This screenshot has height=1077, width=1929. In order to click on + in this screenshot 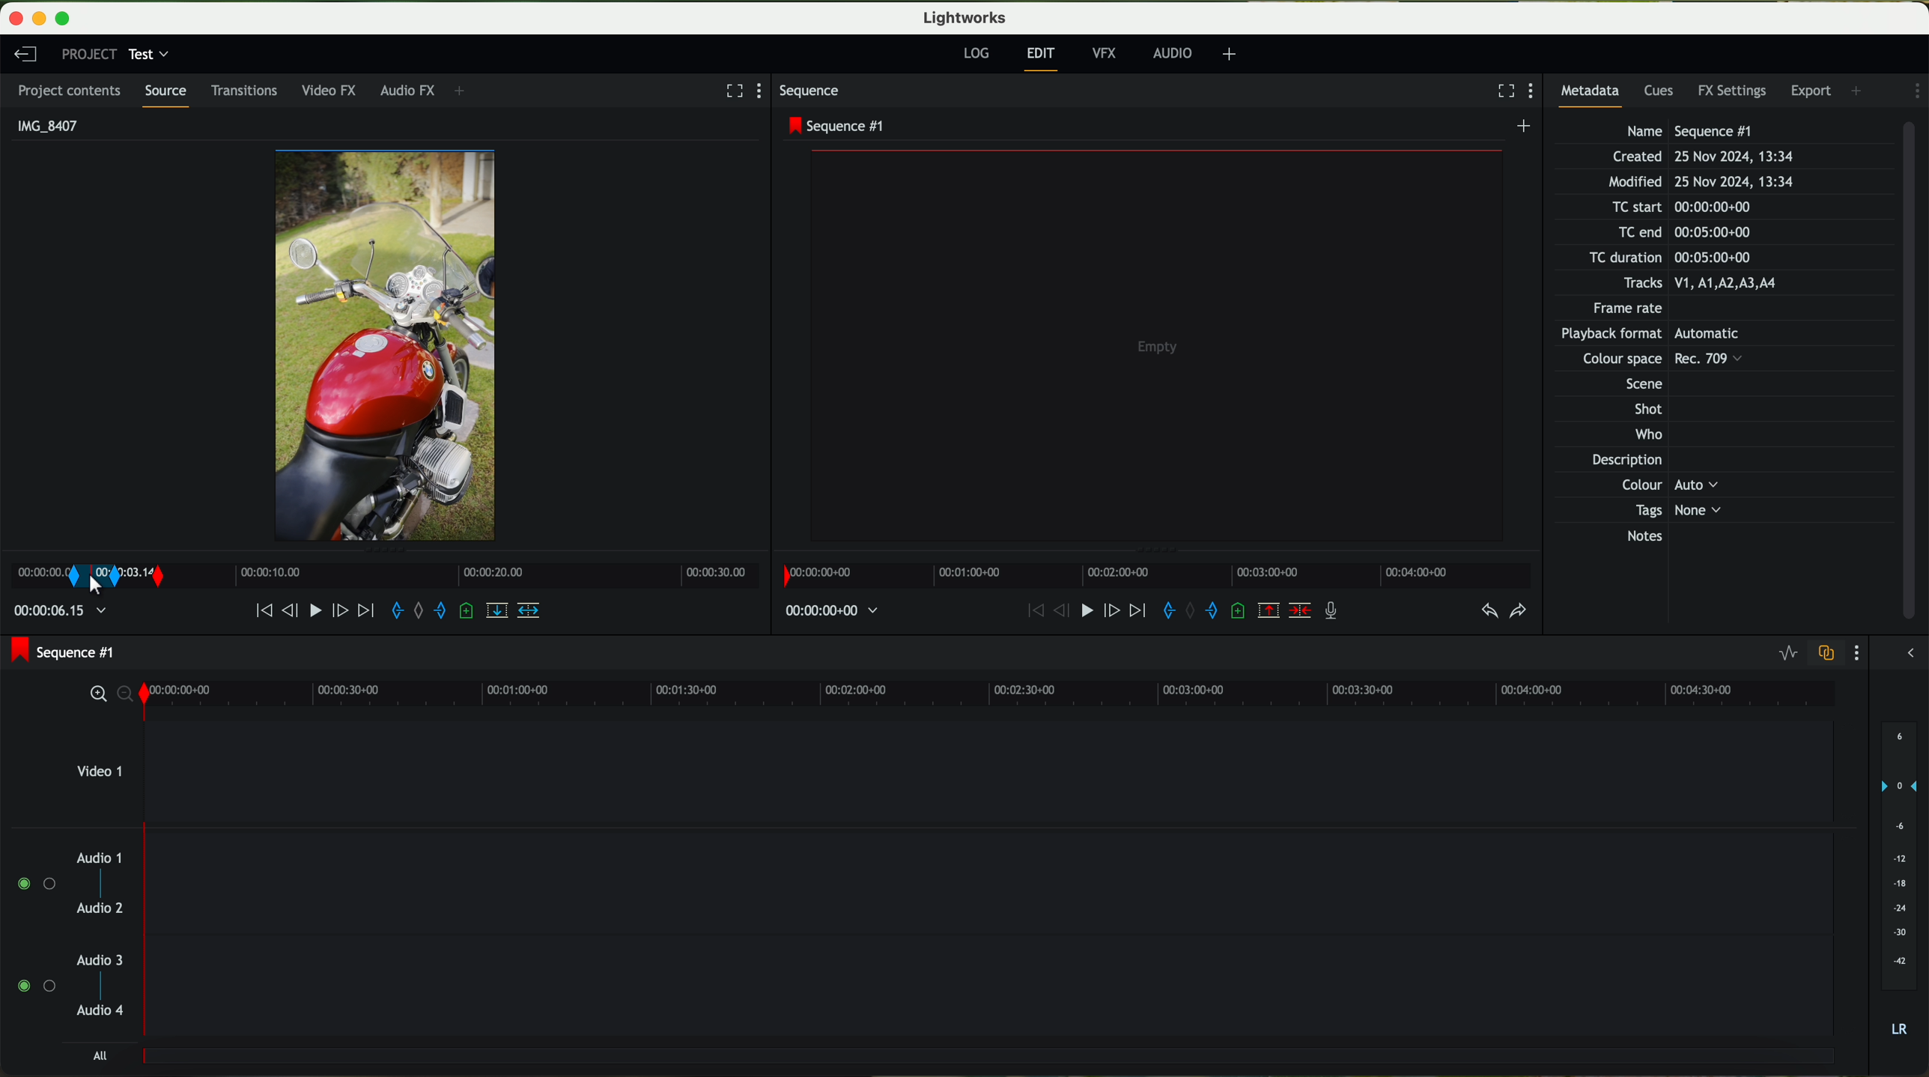, I will do `click(465, 92)`.